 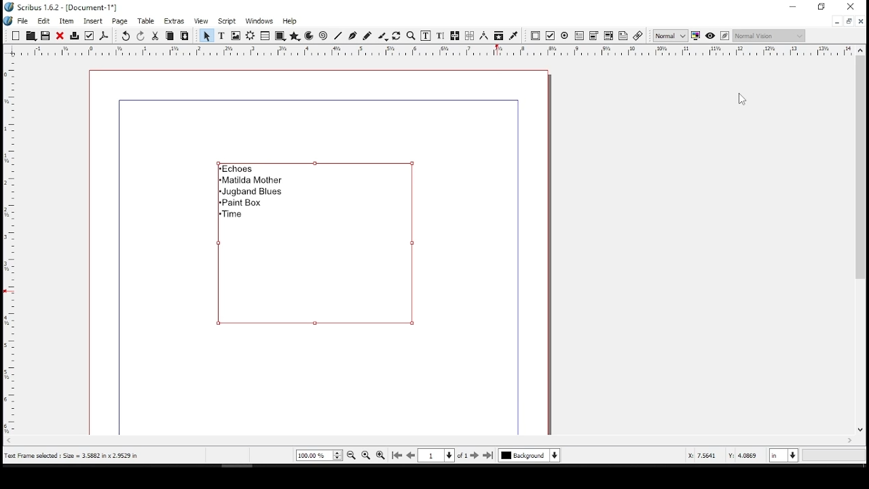 I want to click on copy item properties, so click(x=497, y=35).